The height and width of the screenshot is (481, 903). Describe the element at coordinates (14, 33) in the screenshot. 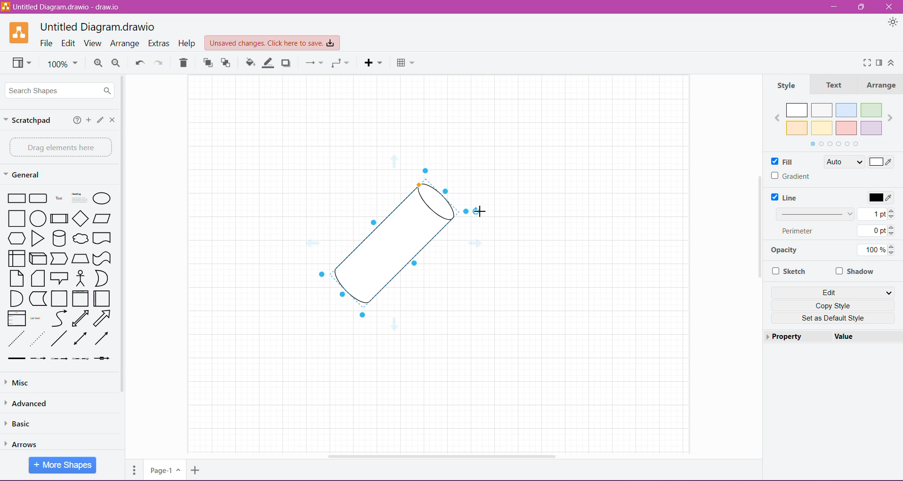

I see `Application Logo` at that location.